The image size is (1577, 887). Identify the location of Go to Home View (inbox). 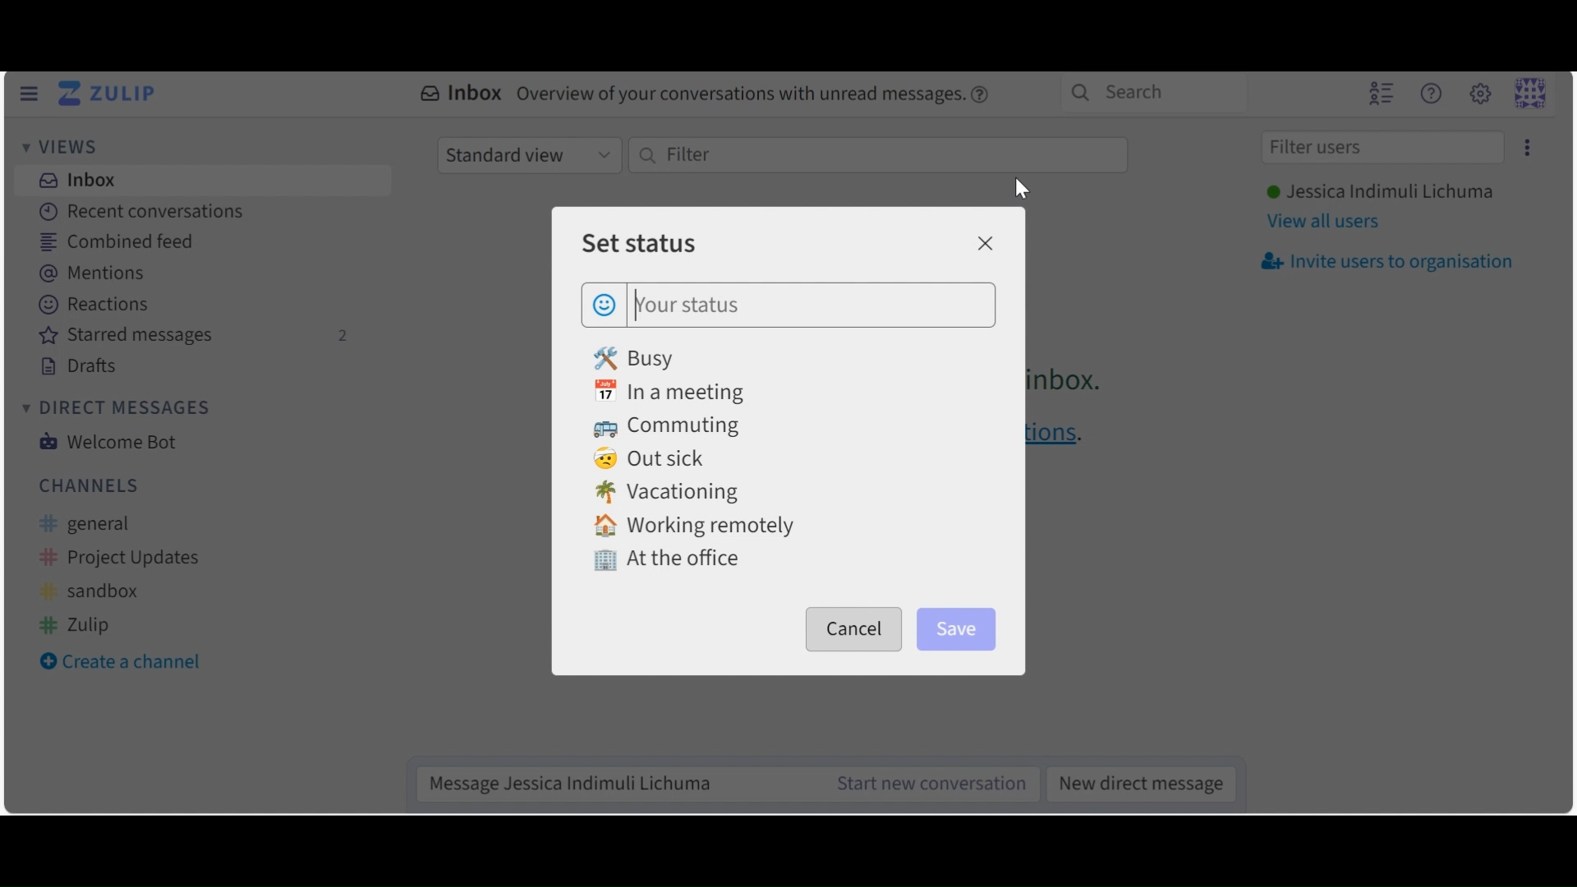
(111, 94).